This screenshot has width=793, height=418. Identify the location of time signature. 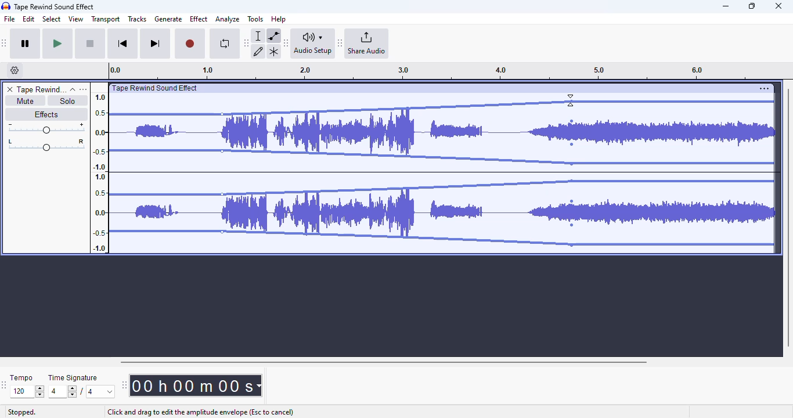
(73, 378).